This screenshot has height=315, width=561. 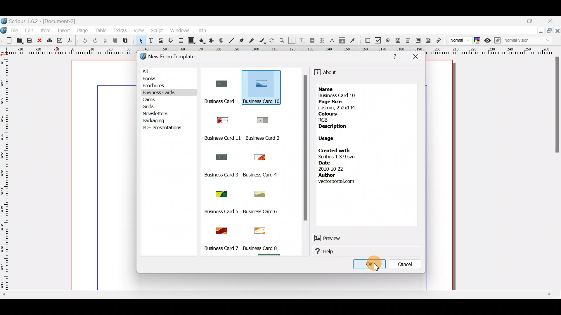 I want to click on Minimise, so click(x=539, y=33).